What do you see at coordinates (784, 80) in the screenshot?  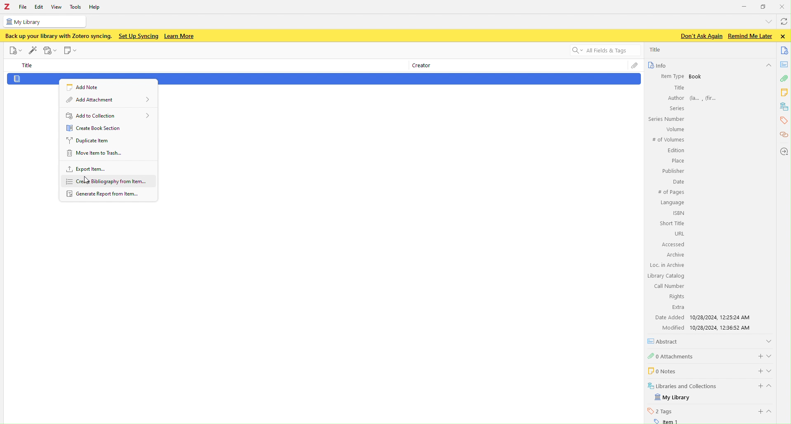 I see `attachment` at bounding box center [784, 80].